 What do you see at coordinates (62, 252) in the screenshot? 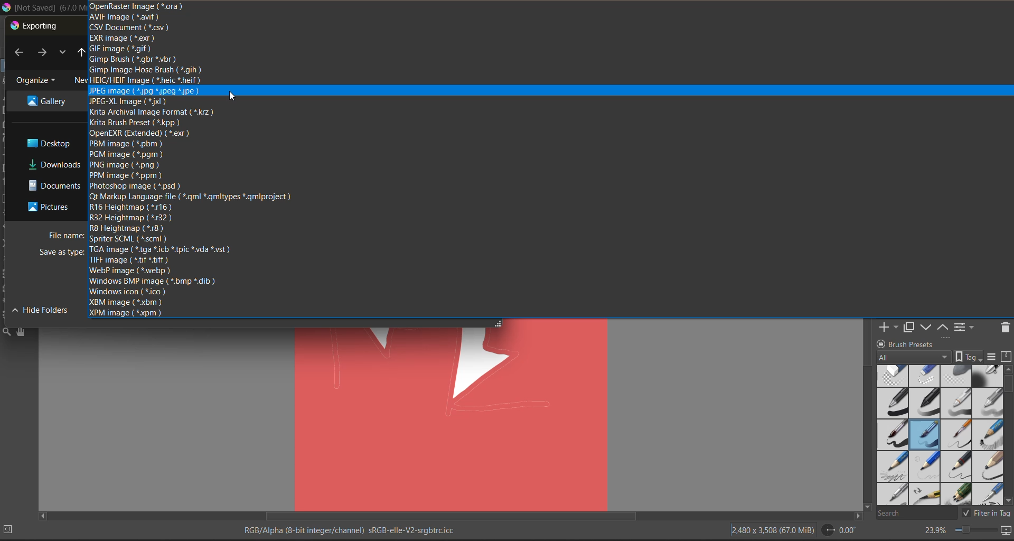
I see `Cursor on save as type` at bounding box center [62, 252].